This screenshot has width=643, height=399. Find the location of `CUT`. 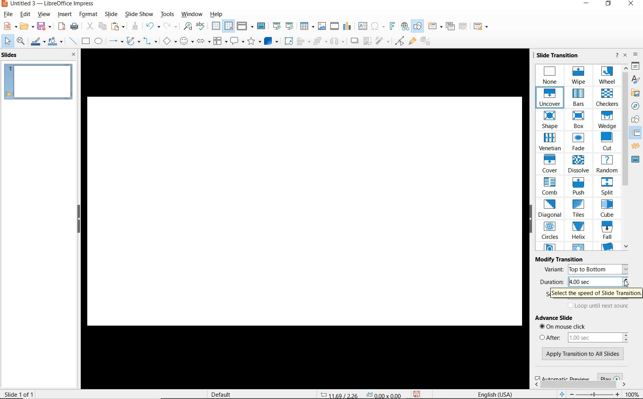

CUT is located at coordinates (606, 142).